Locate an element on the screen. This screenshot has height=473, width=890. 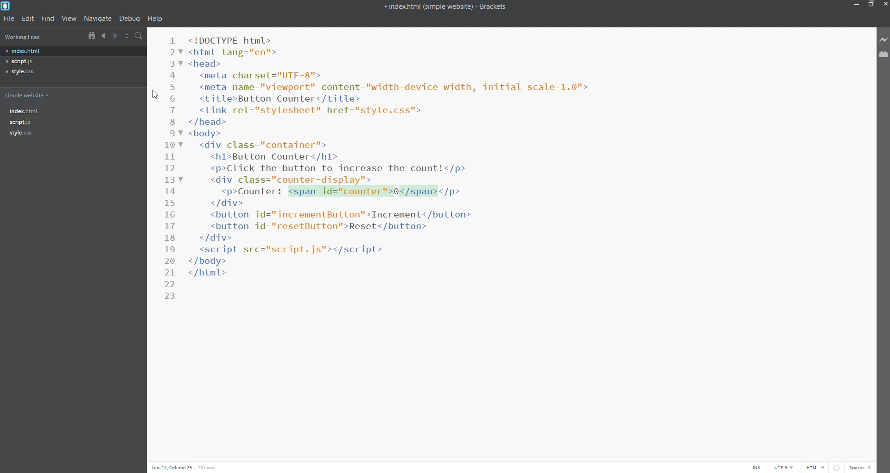
help is located at coordinates (155, 19).